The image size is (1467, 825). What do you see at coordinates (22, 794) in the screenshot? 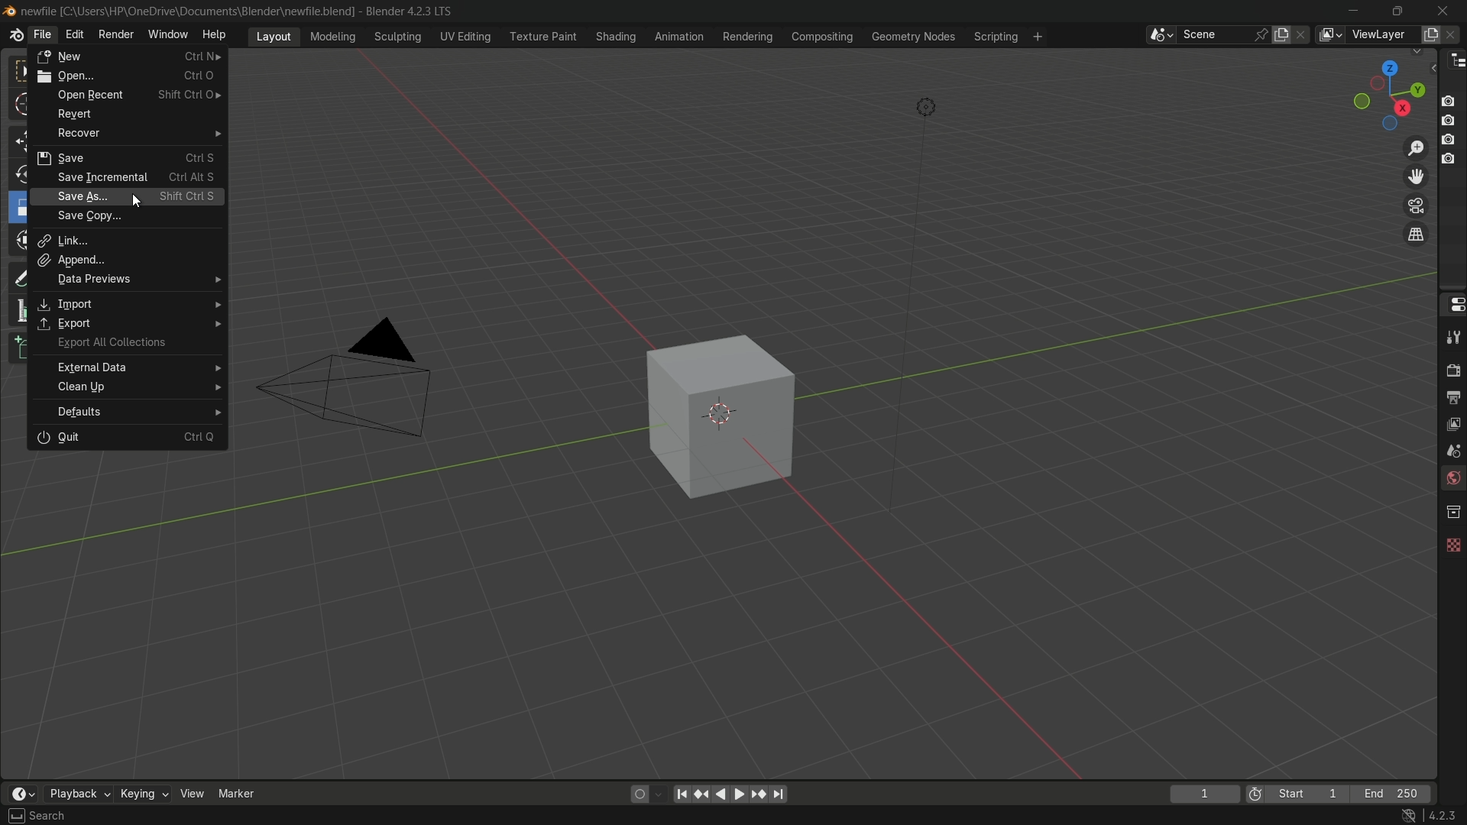
I see `timeline` at bounding box center [22, 794].